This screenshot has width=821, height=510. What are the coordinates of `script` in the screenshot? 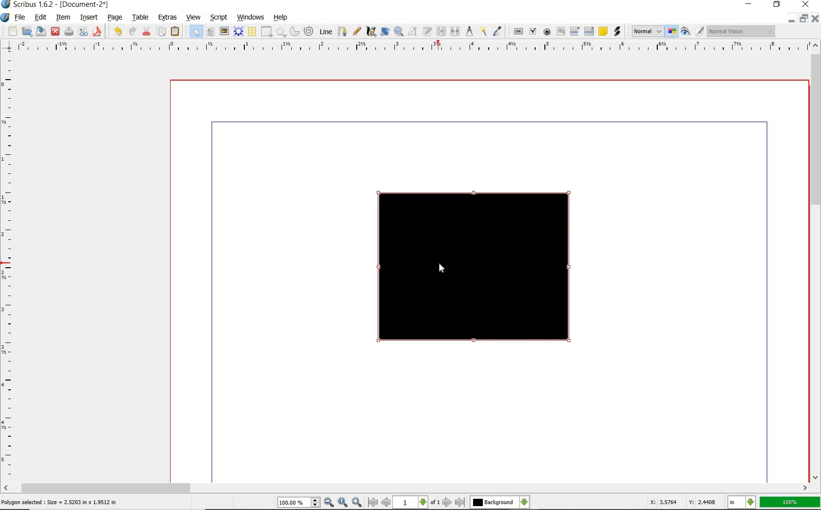 It's located at (219, 18).